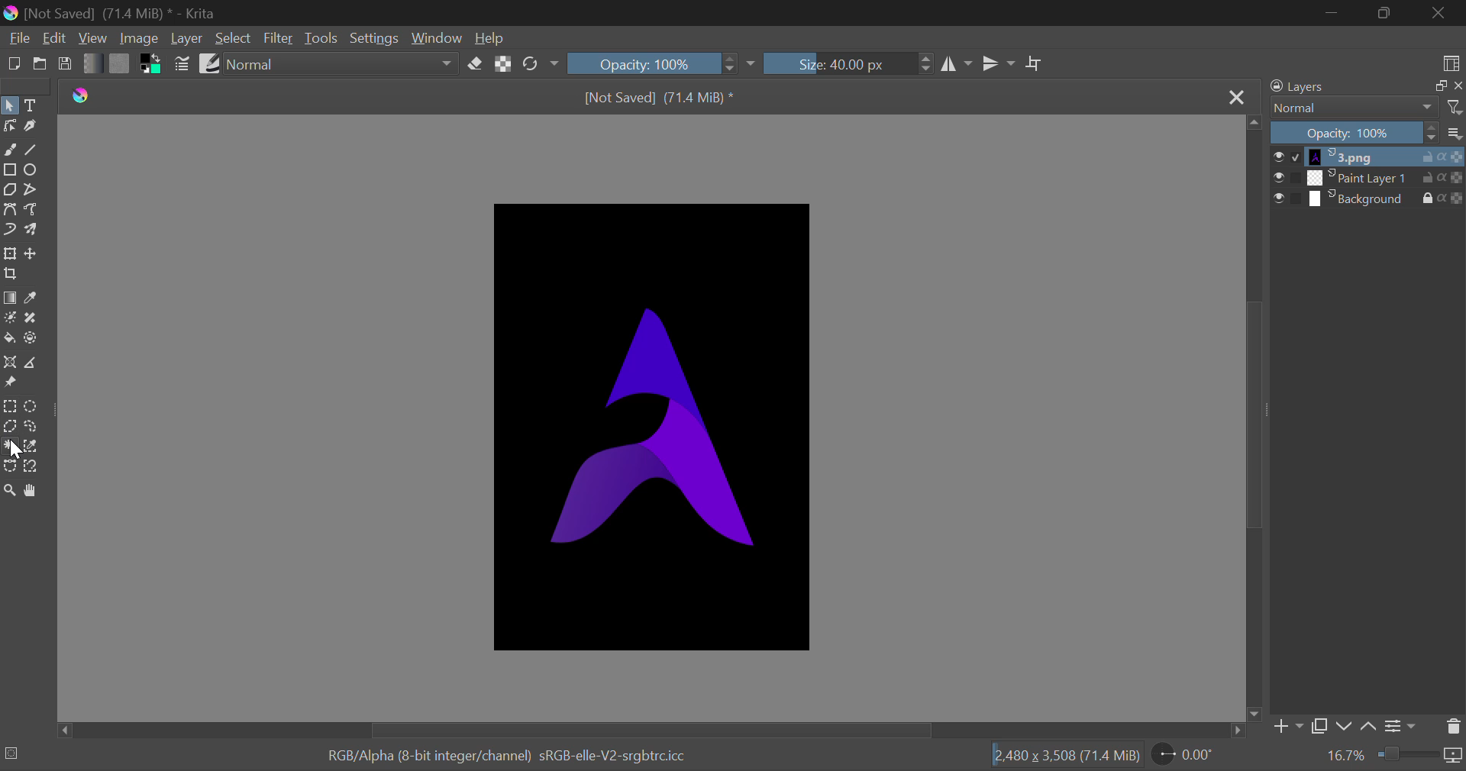 This screenshot has height=771, width=1466. I want to click on actions, so click(1442, 198).